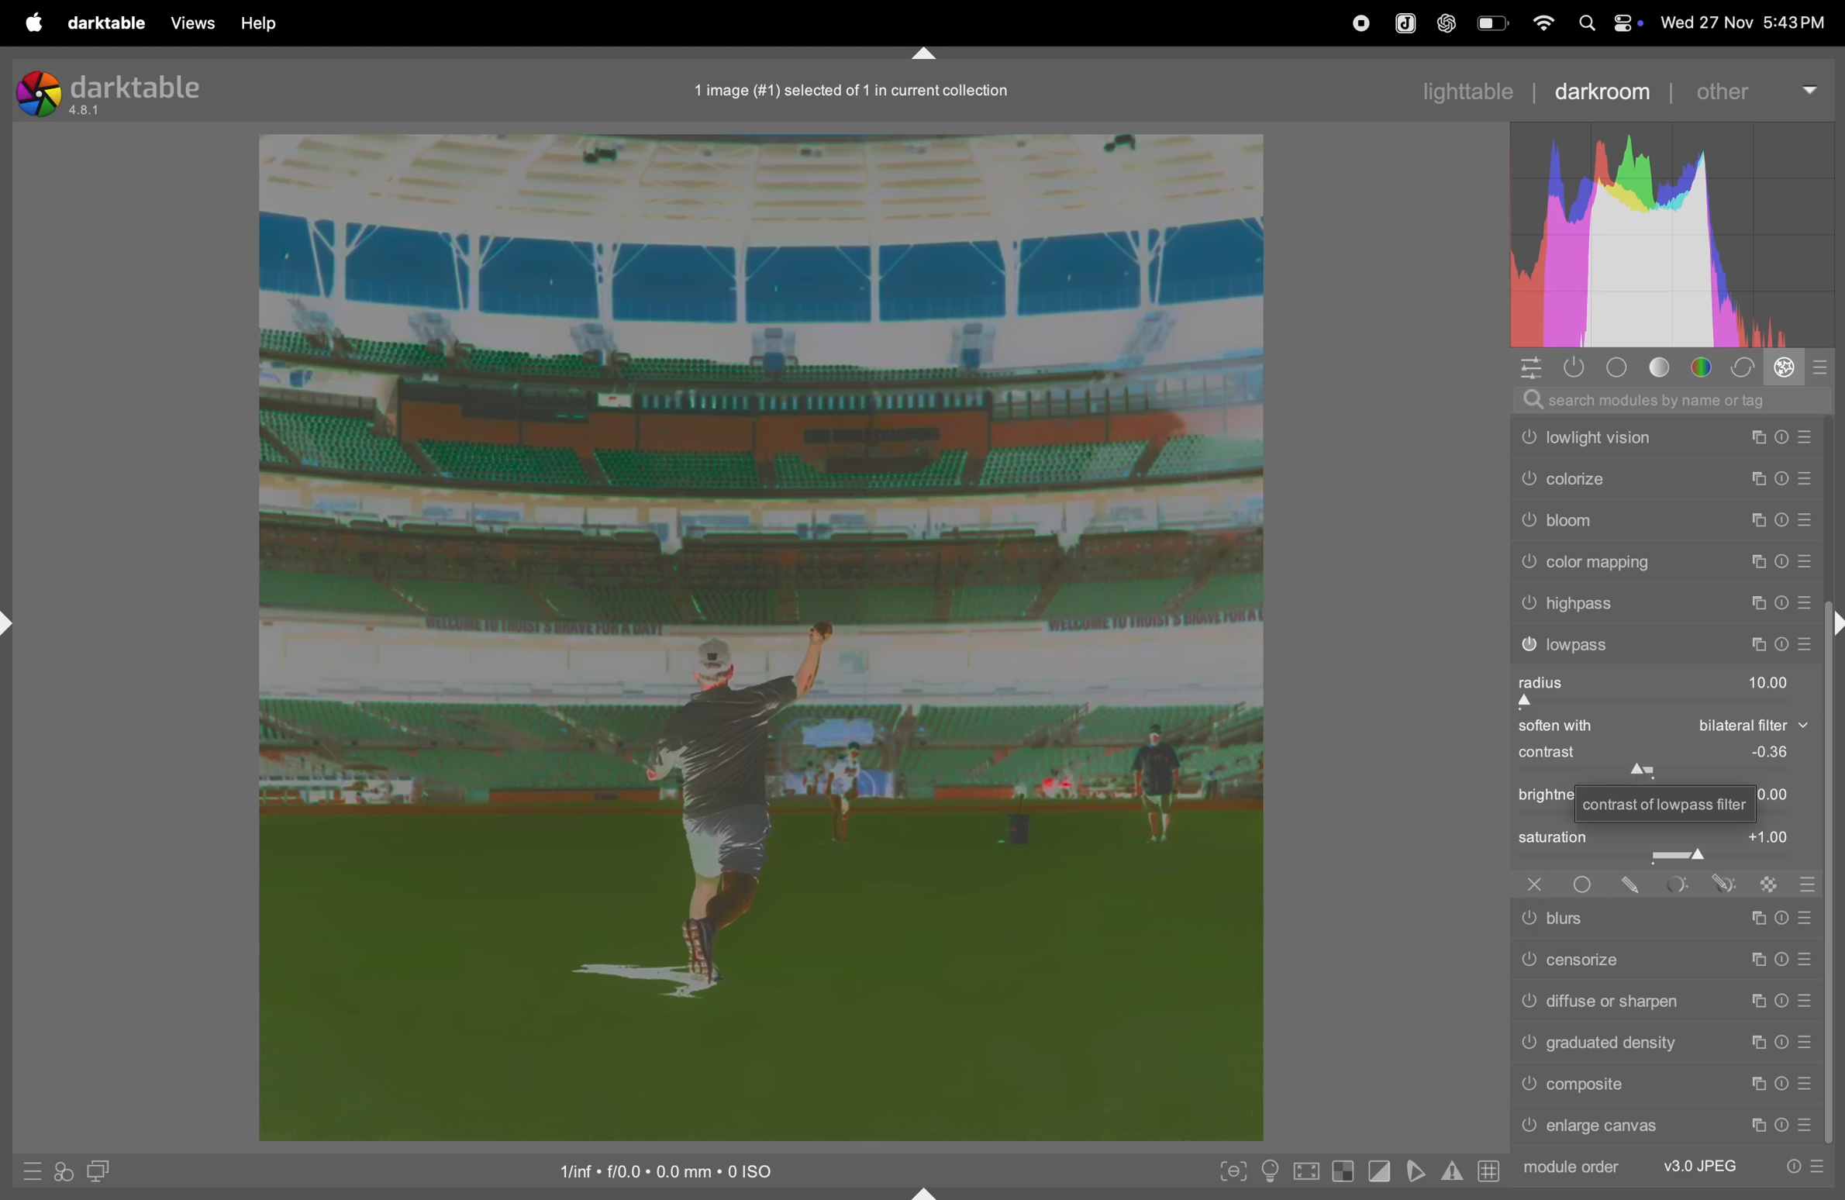  I want to click on raster mask, so click(1767, 888).